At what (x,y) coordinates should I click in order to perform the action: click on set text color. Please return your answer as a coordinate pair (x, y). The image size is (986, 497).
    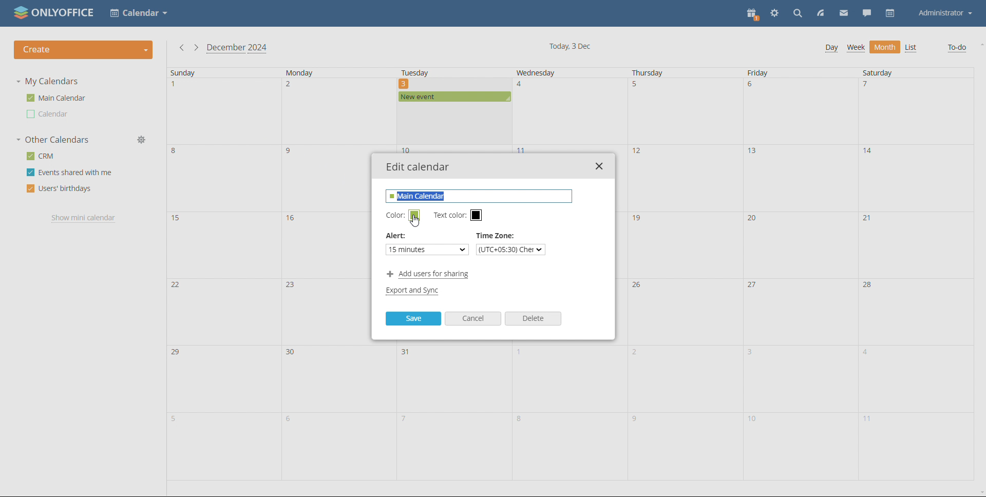
    Looking at the image, I should click on (477, 216).